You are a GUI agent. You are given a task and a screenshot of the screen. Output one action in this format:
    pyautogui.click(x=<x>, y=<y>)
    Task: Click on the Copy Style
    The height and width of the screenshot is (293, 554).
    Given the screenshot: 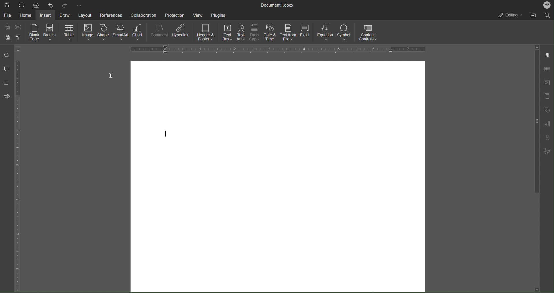 What is the action you would take?
    pyautogui.click(x=19, y=37)
    